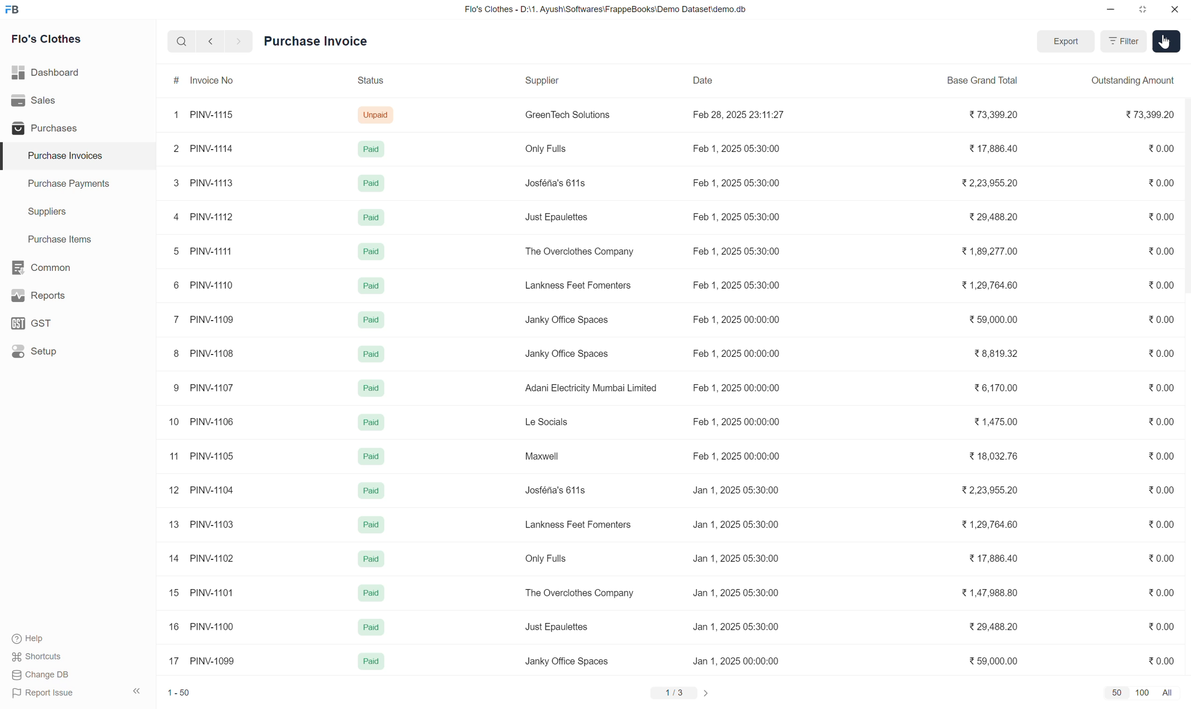 The image size is (1191, 709). Describe the element at coordinates (1156, 388) in the screenshot. I see `0.00` at that location.